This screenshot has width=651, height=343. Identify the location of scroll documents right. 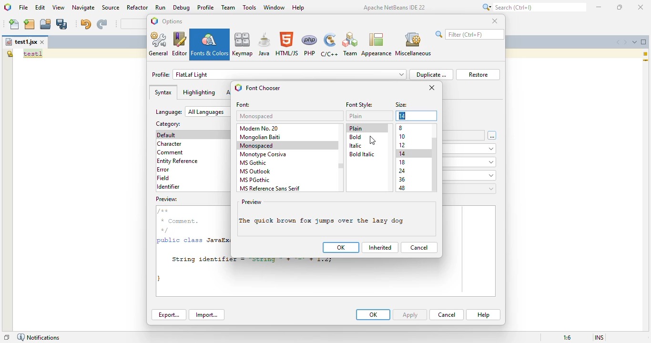
(626, 42).